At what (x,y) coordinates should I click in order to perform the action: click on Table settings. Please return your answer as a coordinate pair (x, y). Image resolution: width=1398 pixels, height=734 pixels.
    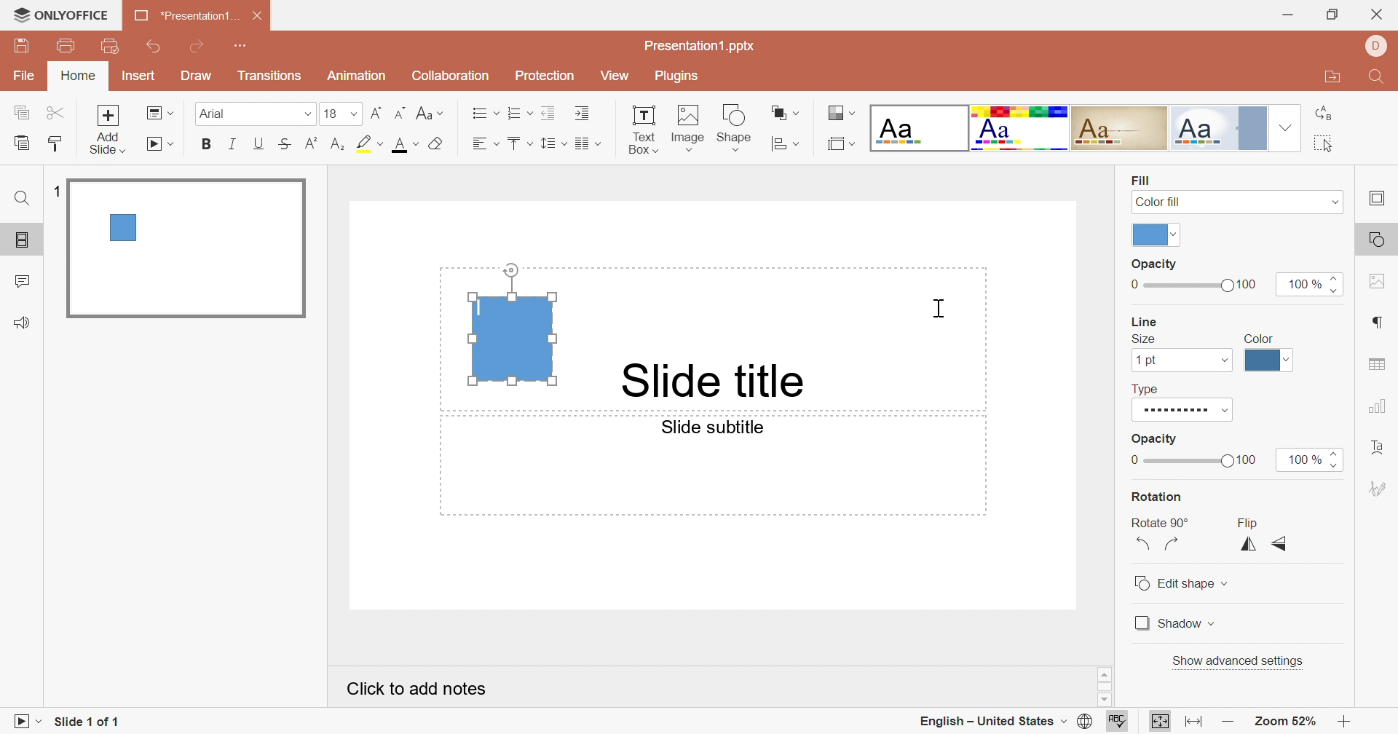
    Looking at the image, I should click on (1378, 363).